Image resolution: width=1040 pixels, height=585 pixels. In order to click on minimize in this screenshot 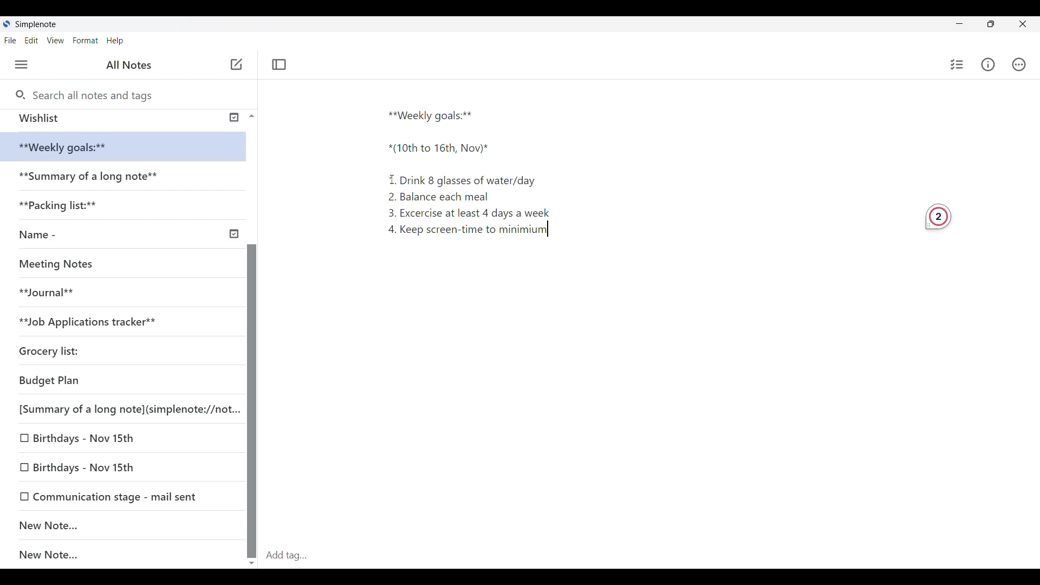, I will do `click(967, 26)`.